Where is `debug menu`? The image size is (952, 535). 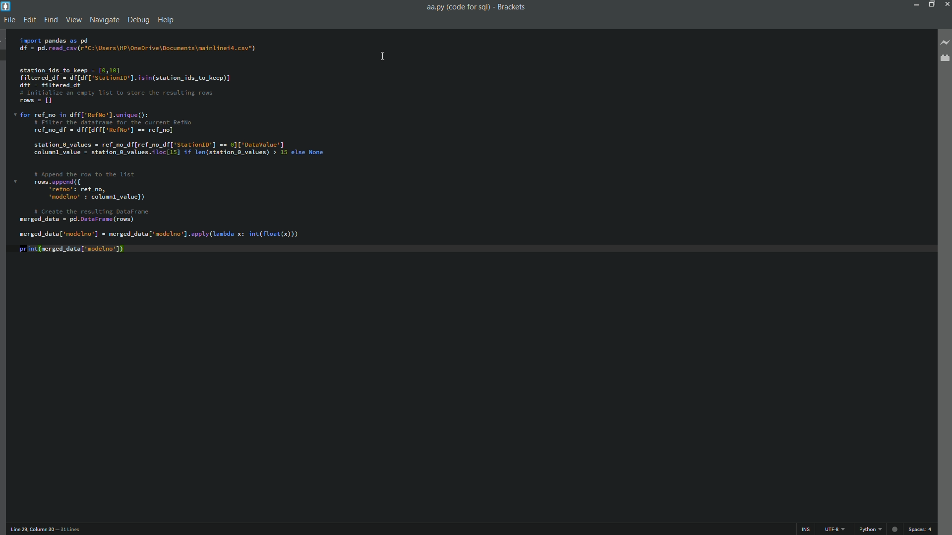
debug menu is located at coordinates (138, 19).